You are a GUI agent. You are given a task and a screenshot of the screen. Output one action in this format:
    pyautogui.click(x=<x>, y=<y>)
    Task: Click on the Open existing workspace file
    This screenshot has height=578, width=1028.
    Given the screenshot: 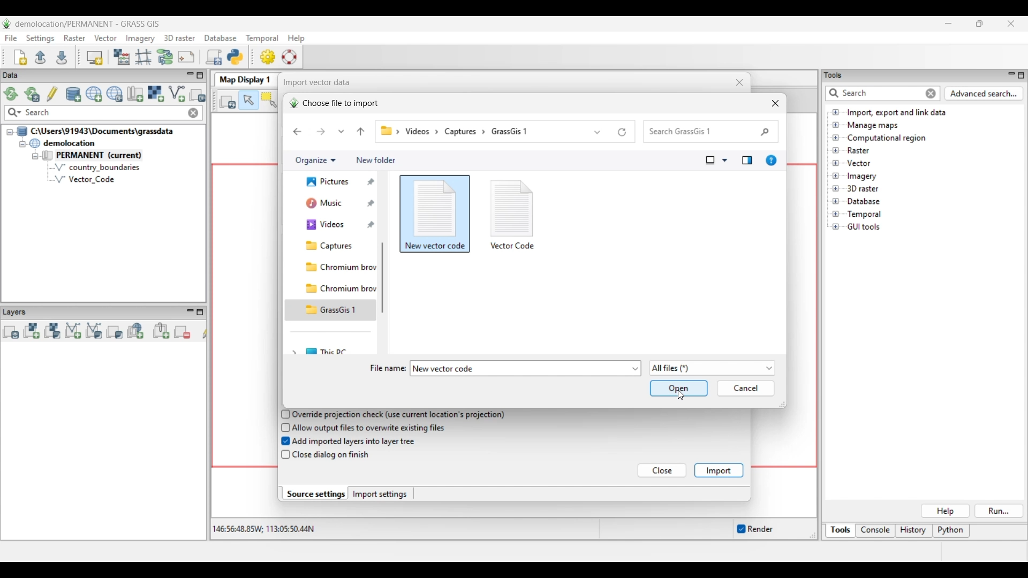 What is the action you would take?
    pyautogui.click(x=40, y=57)
    